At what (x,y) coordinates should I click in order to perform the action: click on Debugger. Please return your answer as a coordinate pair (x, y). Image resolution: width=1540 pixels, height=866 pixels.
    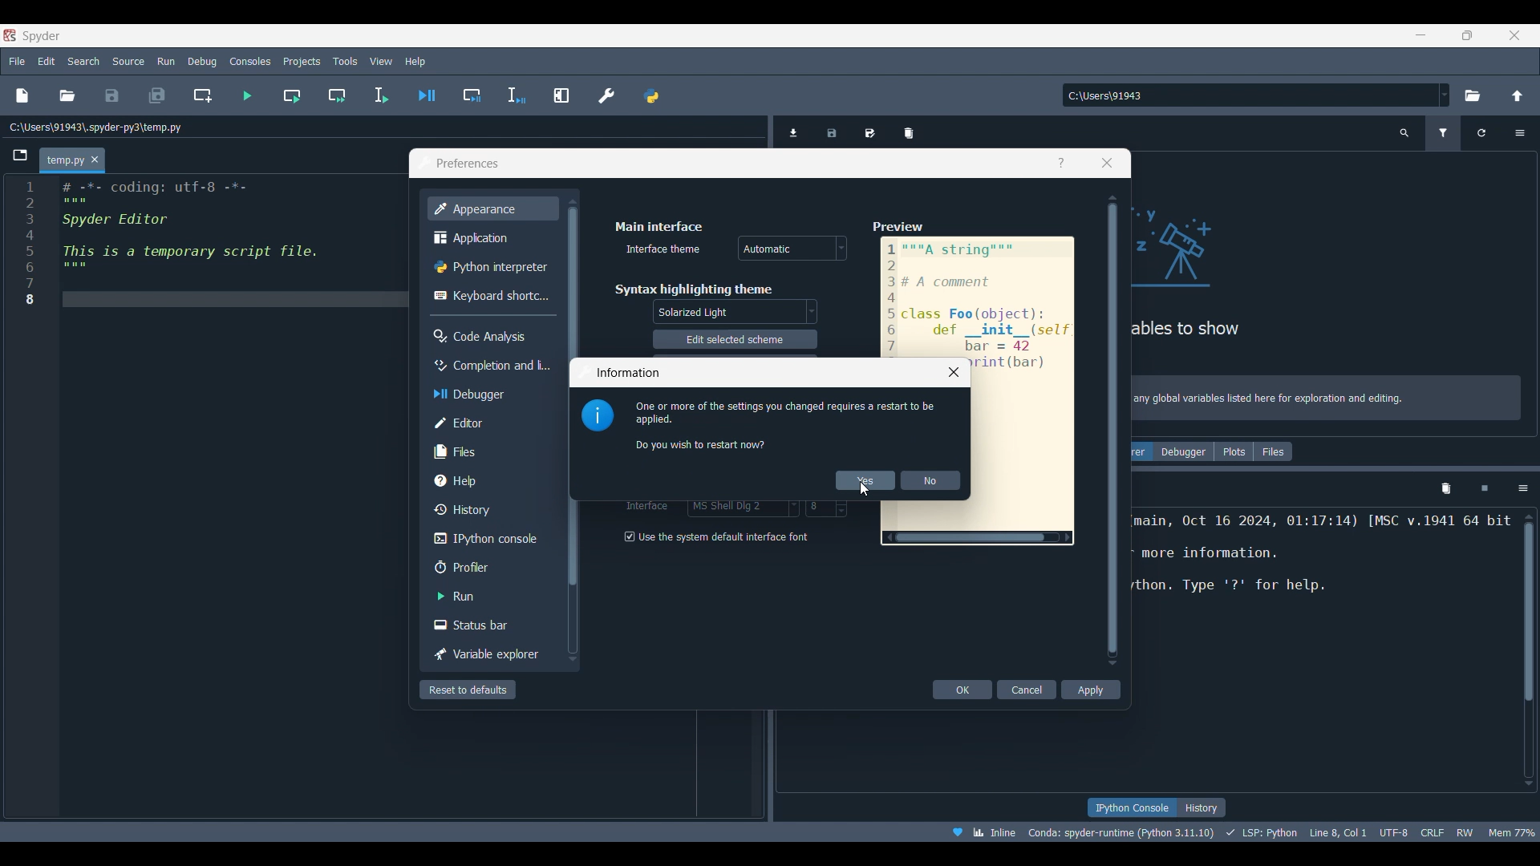
    Looking at the image, I should click on (491, 395).